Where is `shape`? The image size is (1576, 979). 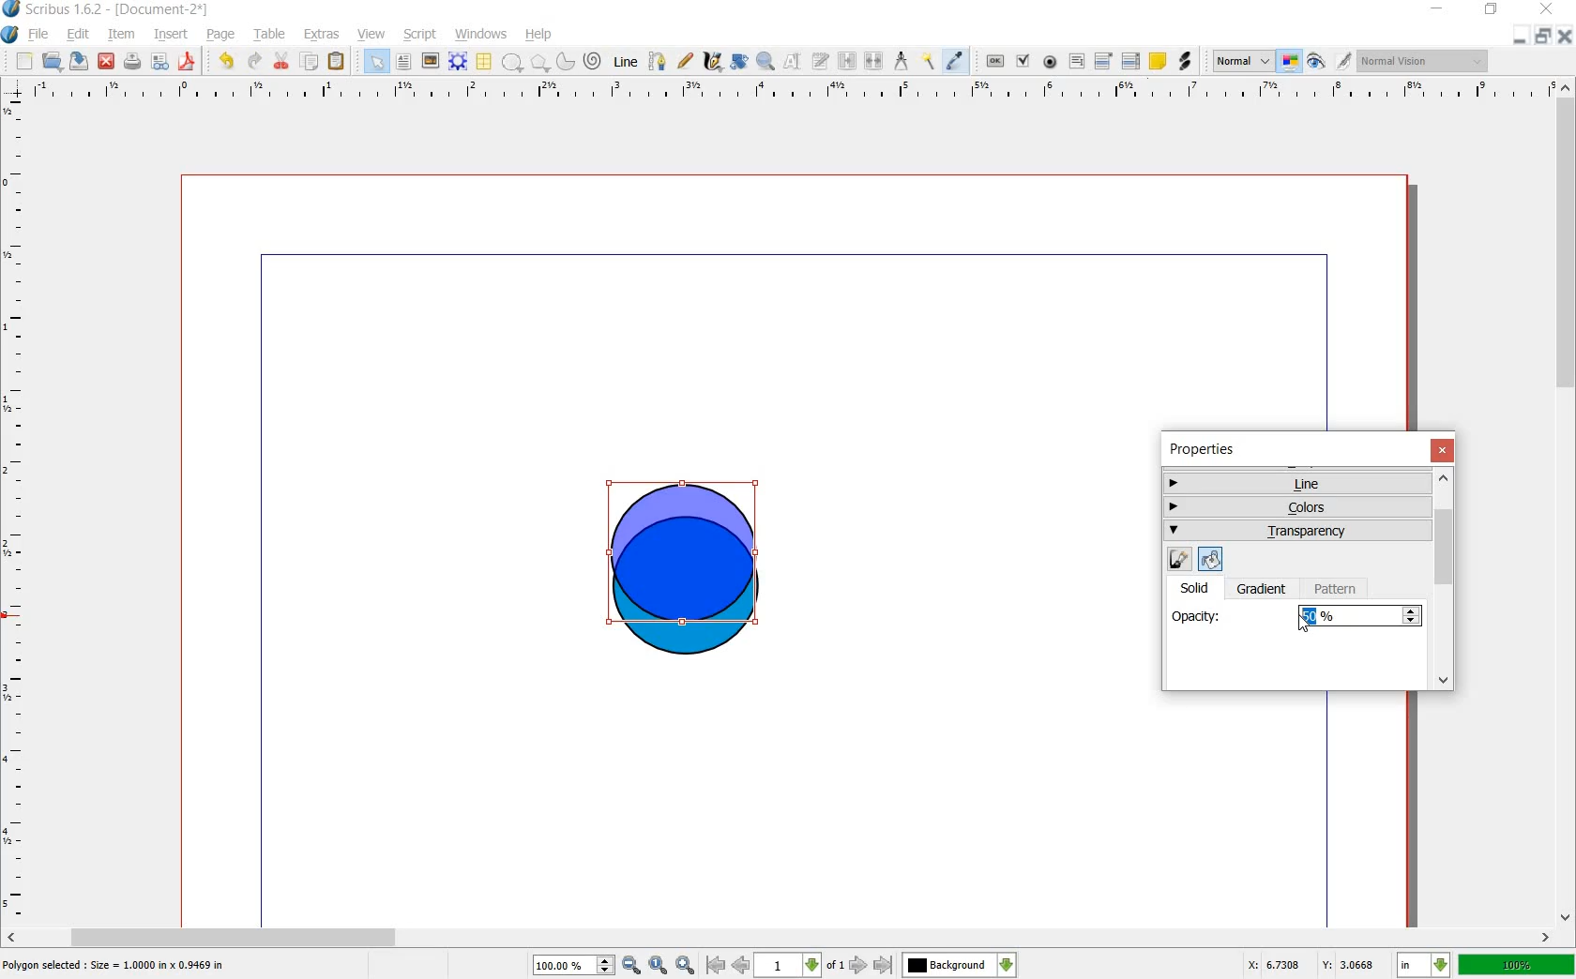
shape is located at coordinates (513, 63).